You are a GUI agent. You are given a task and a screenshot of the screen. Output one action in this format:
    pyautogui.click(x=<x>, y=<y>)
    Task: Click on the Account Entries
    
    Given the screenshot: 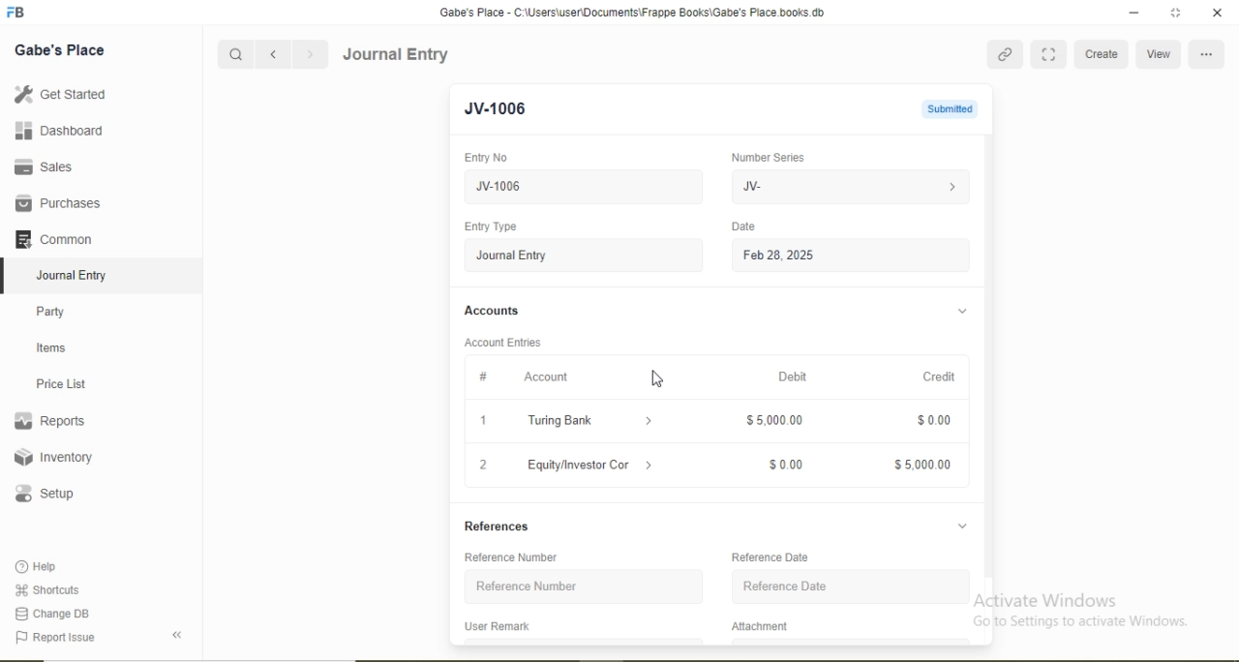 What is the action you would take?
    pyautogui.click(x=501, y=343)
    